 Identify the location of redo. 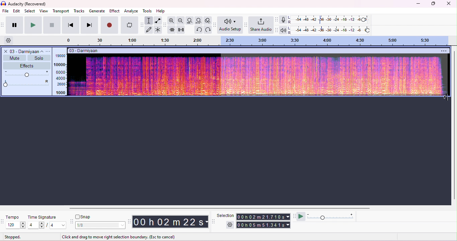
(207, 29).